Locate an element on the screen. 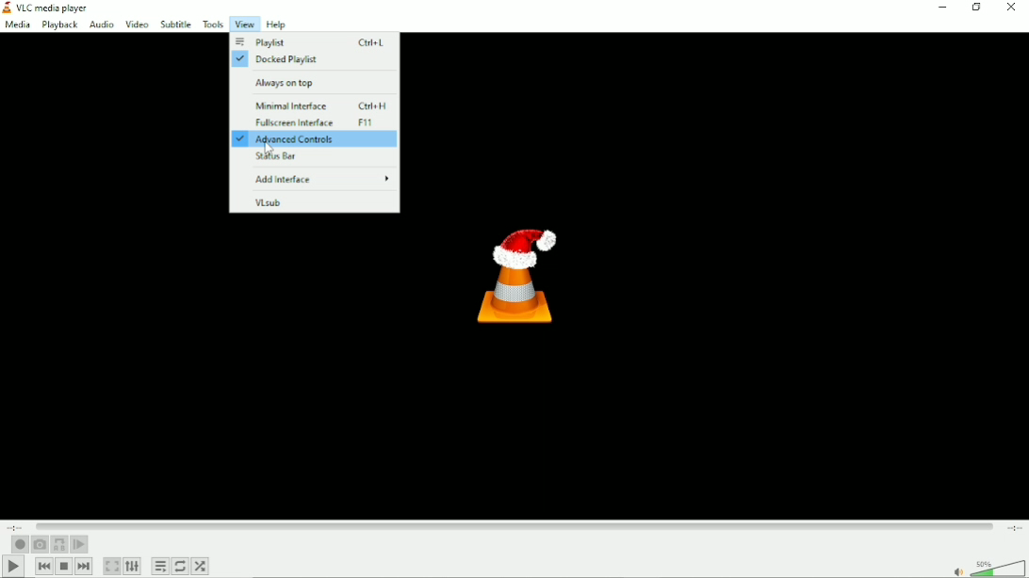 This screenshot has height=578, width=1029. take a snapshot is located at coordinates (40, 544).